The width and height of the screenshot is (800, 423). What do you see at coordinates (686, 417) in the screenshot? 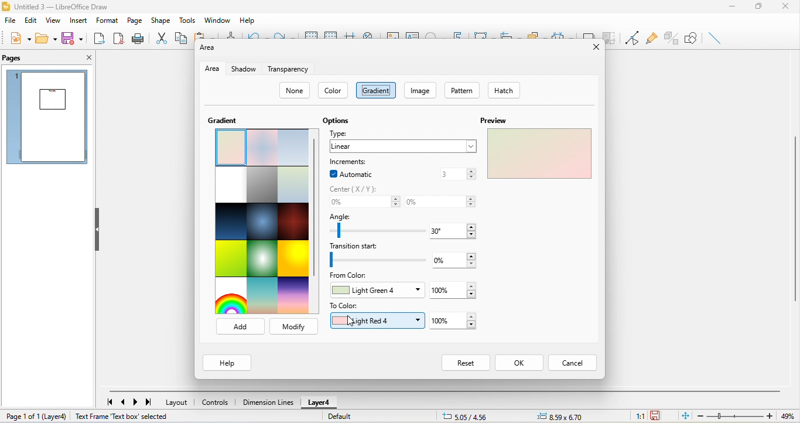
I see `fit to the current page` at bounding box center [686, 417].